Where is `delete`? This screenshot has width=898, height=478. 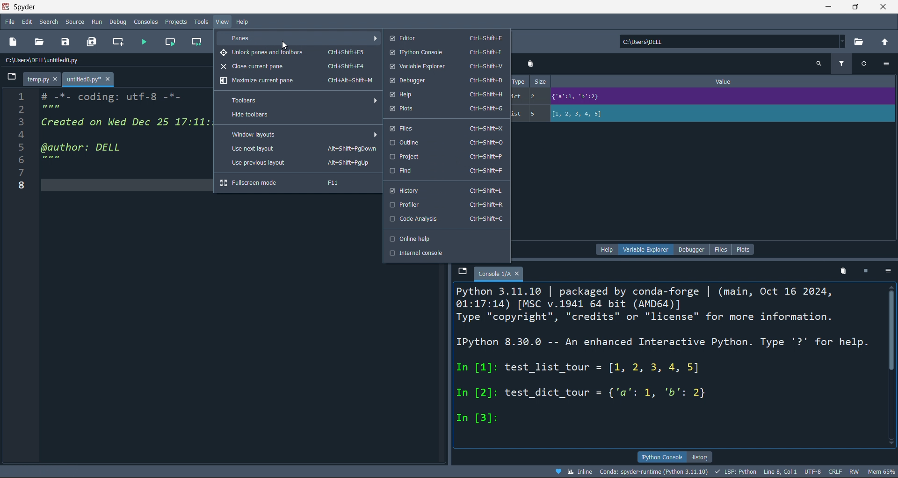 delete is located at coordinates (530, 64).